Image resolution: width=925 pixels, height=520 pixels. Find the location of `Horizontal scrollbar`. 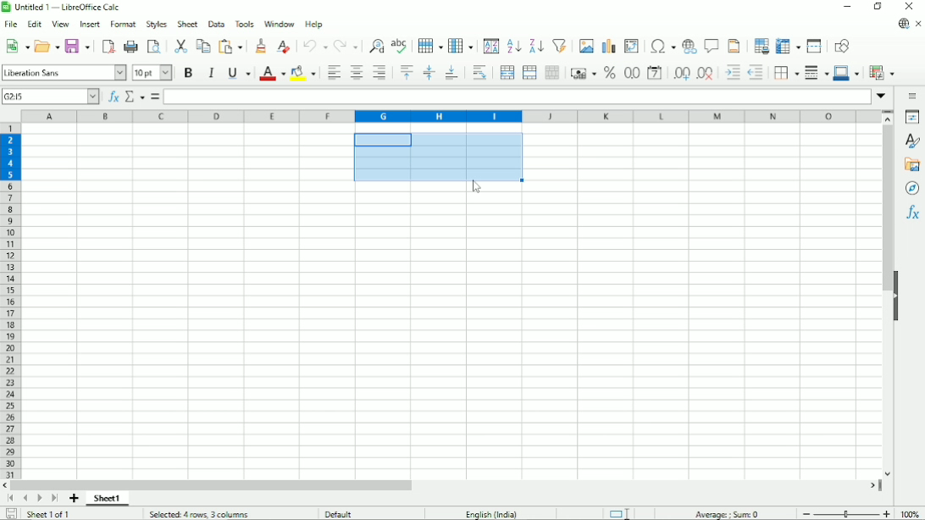

Horizontal scrollbar is located at coordinates (213, 485).